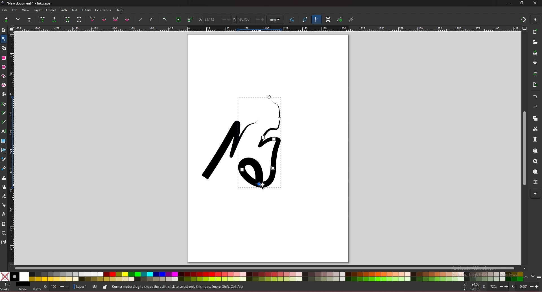  What do you see at coordinates (522, 3) in the screenshot?
I see `resize` at bounding box center [522, 3].